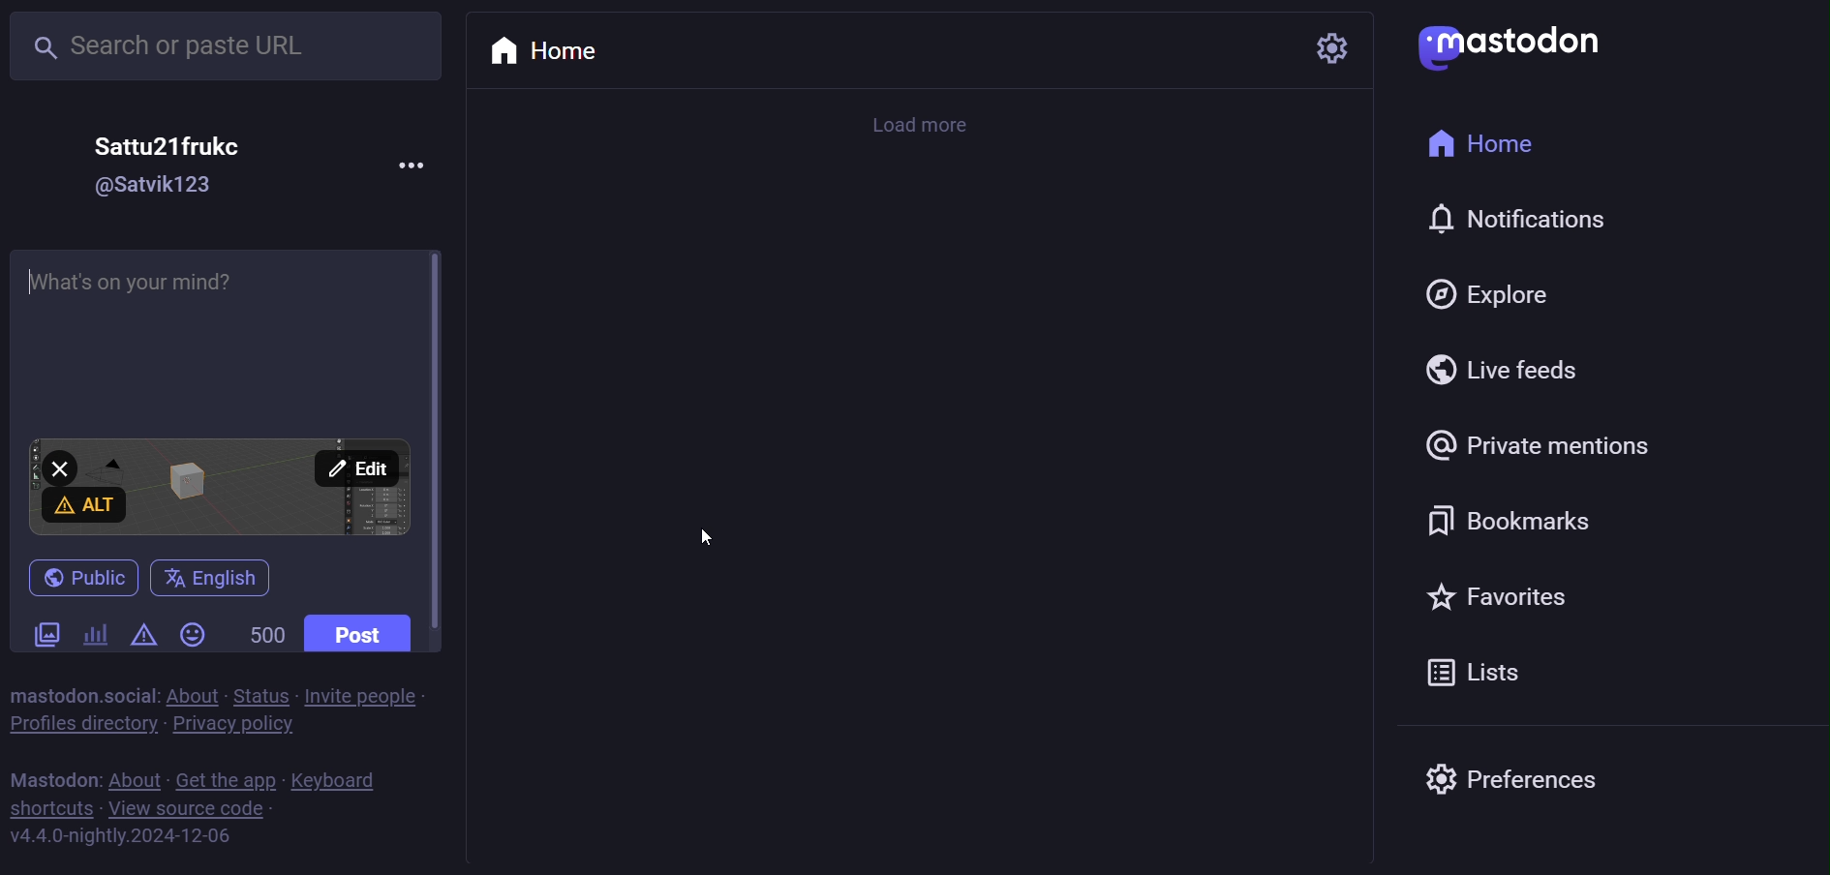 The width and height of the screenshot is (1830, 875). I want to click on poll, so click(96, 633).